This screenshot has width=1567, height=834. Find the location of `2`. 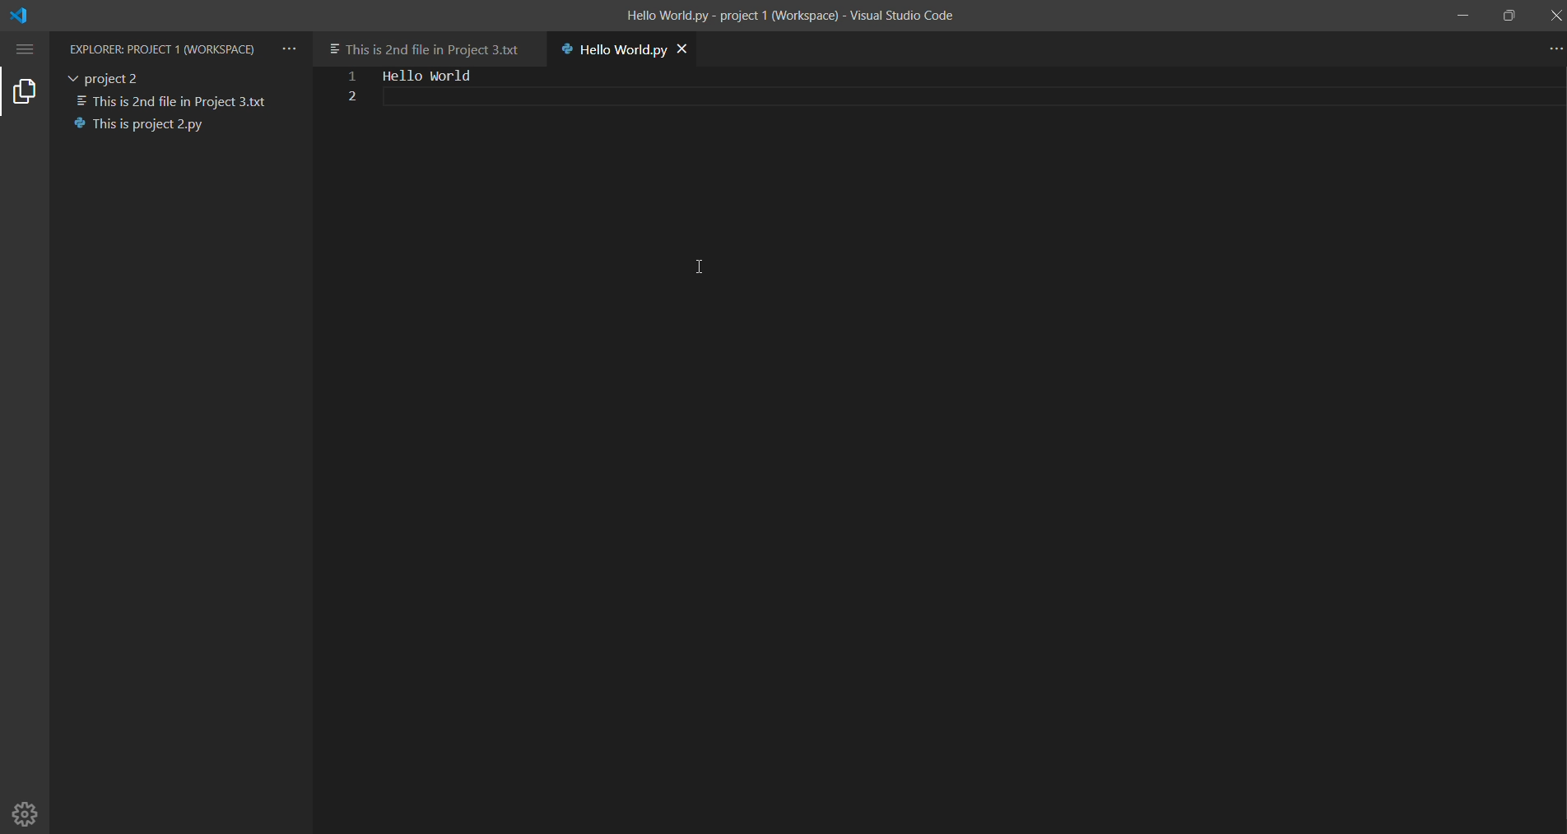

2 is located at coordinates (347, 98).